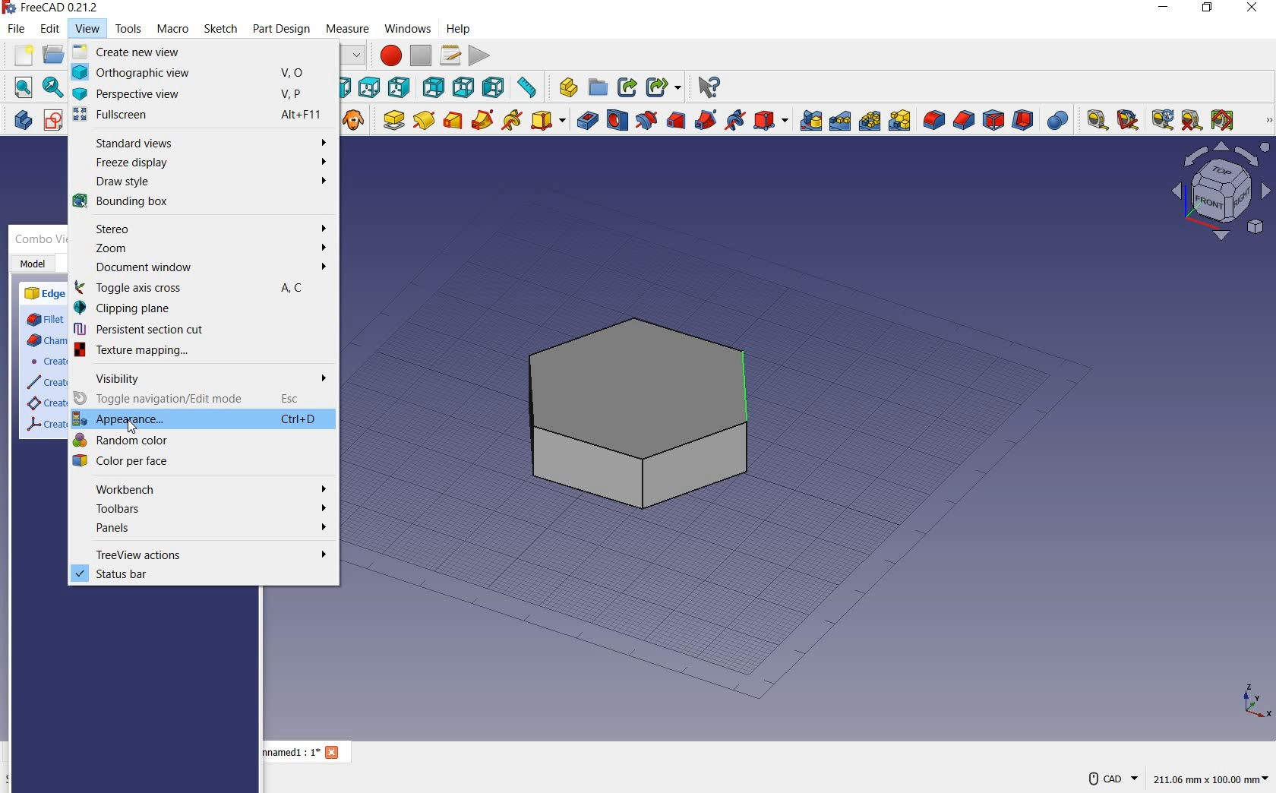 The height and width of the screenshot is (793, 1276). What do you see at coordinates (349, 28) in the screenshot?
I see `measure` at bounding box center [349, 28].